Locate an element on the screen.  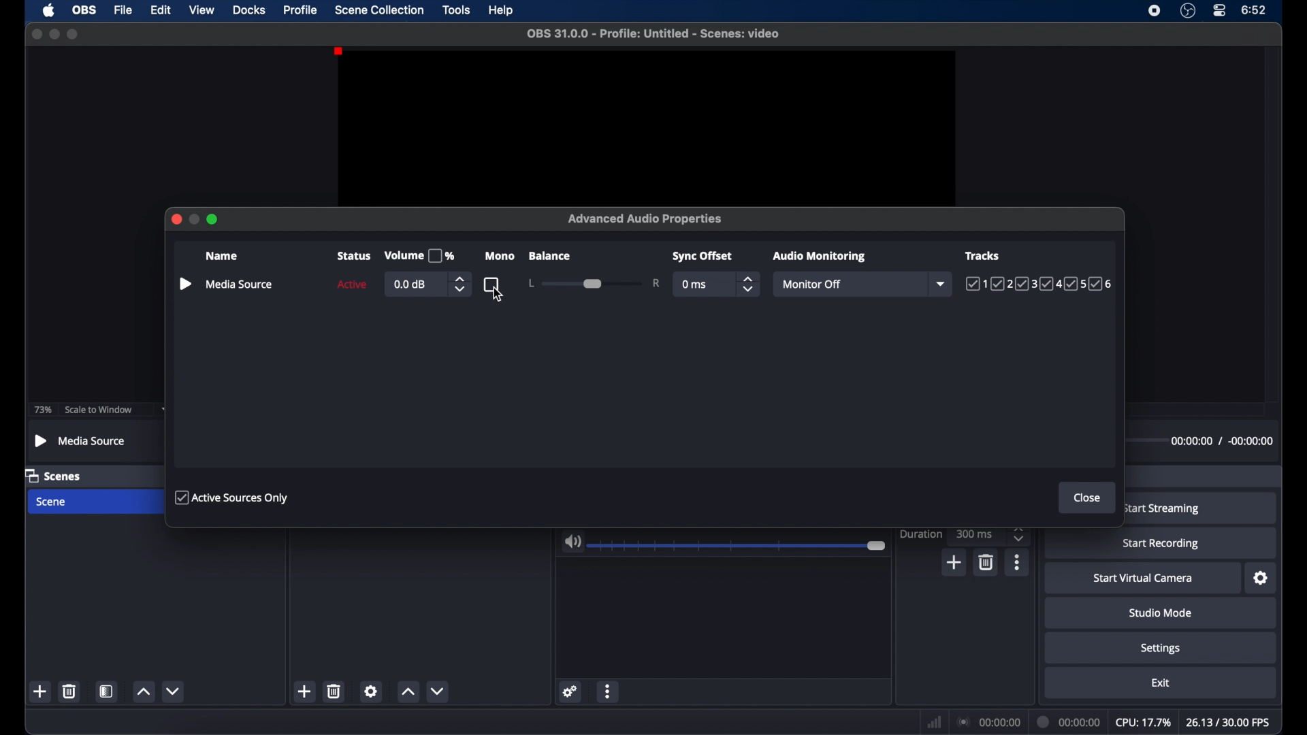
studio mode is located at coordinates (1160, 613).